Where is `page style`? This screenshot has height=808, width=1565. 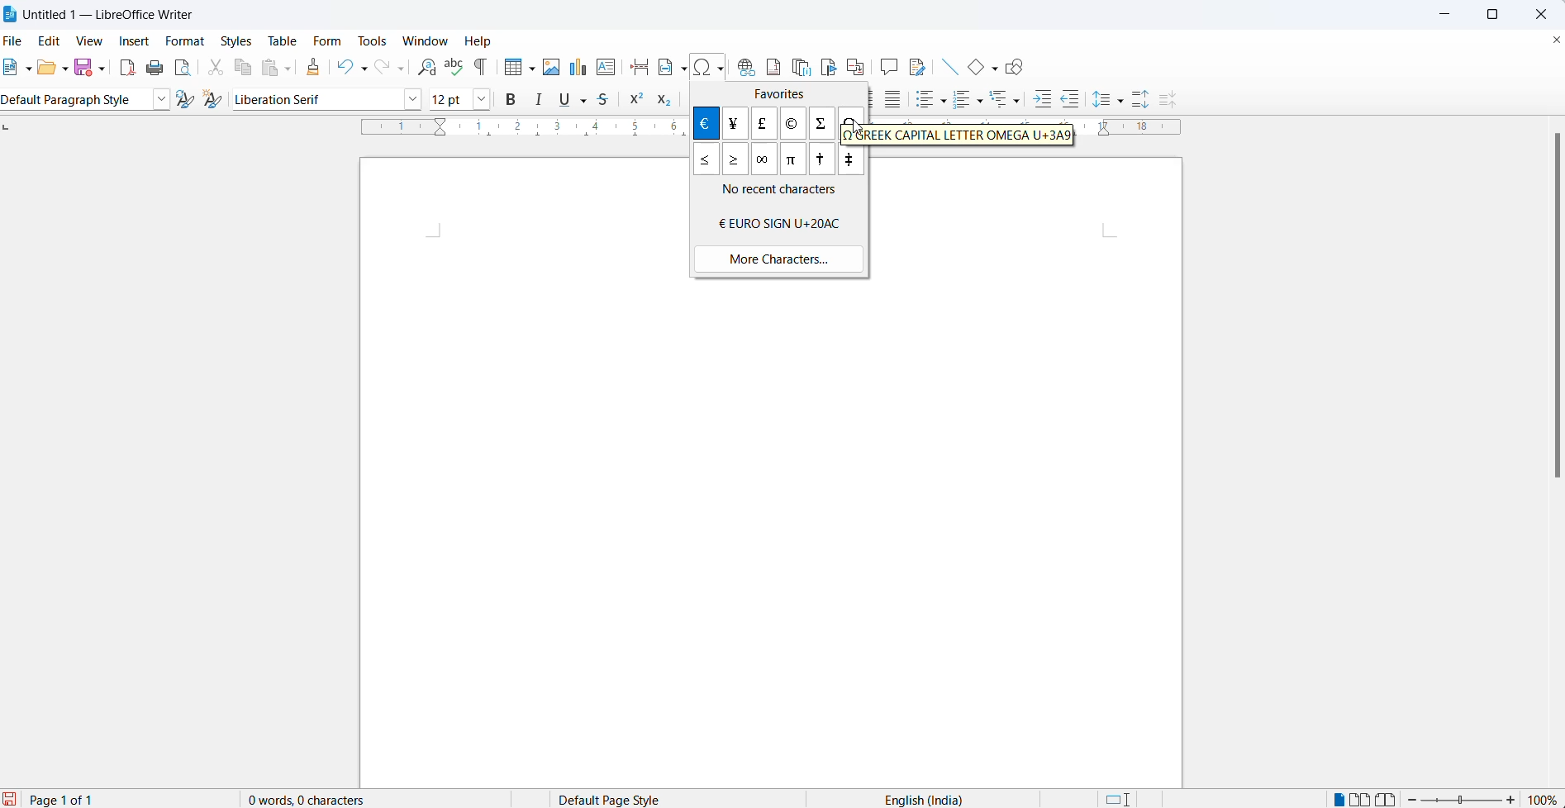 page style is located at coordinates (630, 798).